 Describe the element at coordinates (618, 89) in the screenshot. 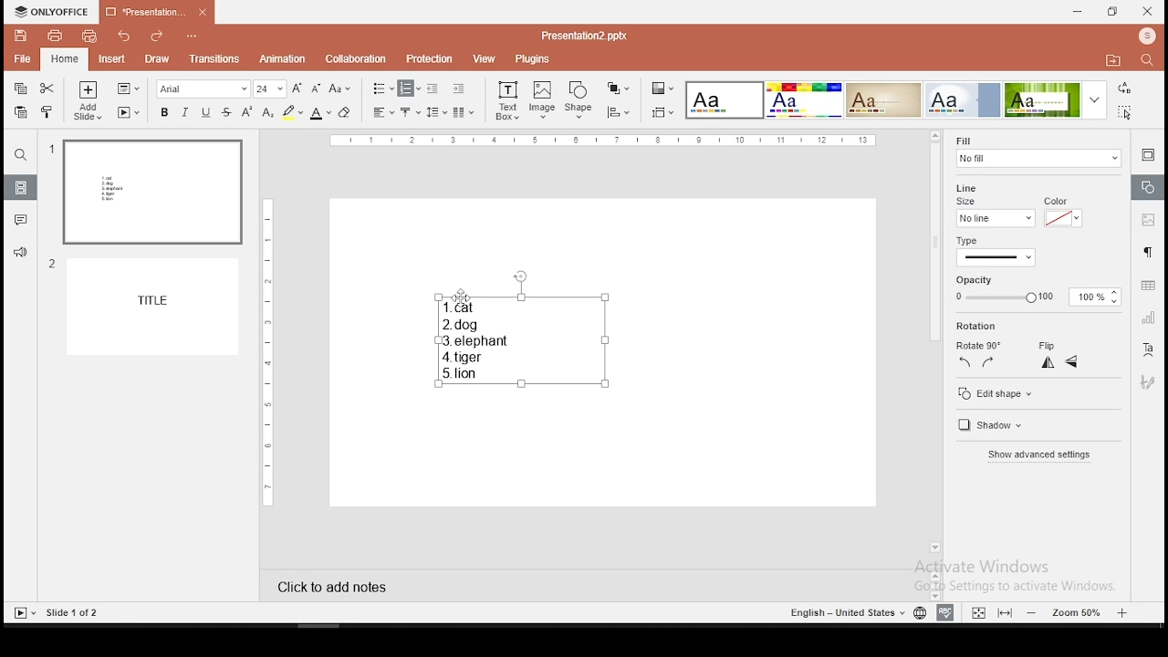

I see `arrange objects` at that location.